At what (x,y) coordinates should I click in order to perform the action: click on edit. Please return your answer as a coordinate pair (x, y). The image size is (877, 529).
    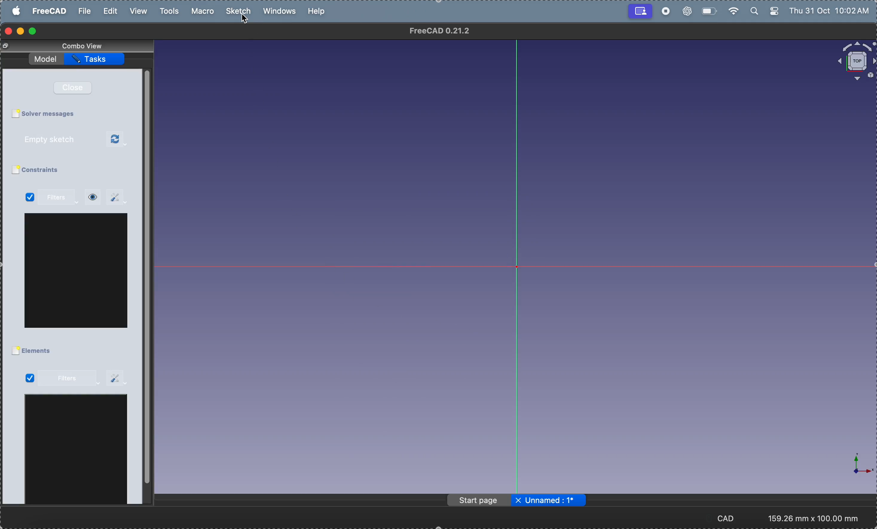
    Looking at the image, I should click on (111, 11).